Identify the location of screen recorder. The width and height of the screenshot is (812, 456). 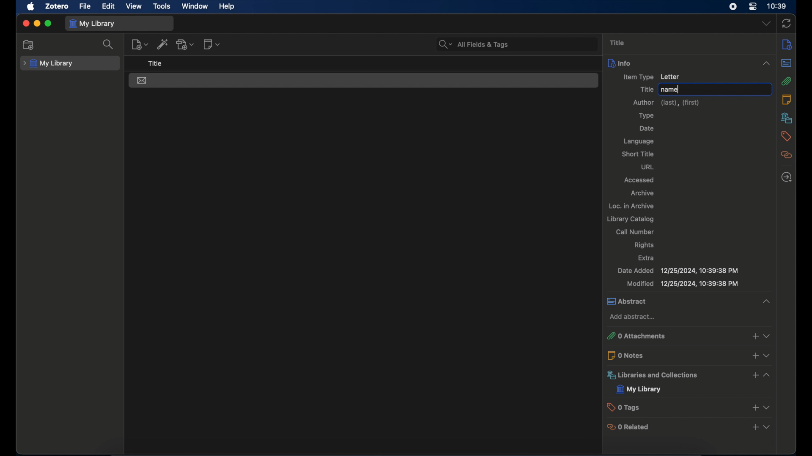
(733, 7).